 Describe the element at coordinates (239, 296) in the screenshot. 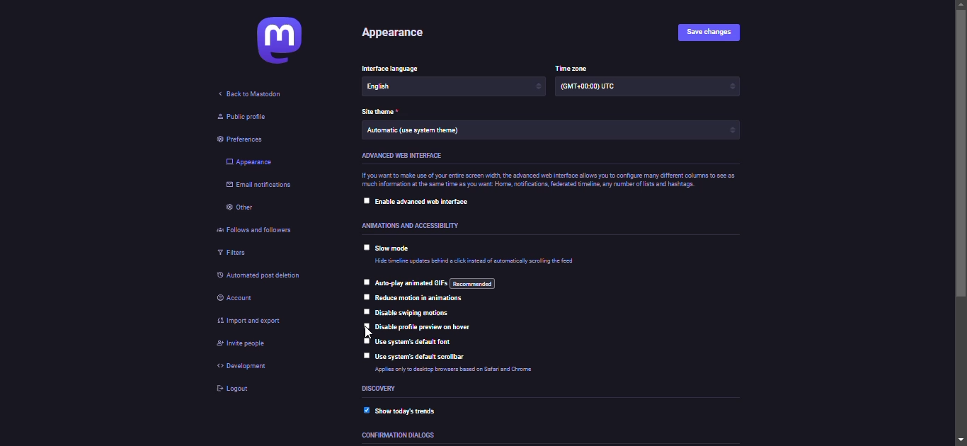

I see `account` at that location.